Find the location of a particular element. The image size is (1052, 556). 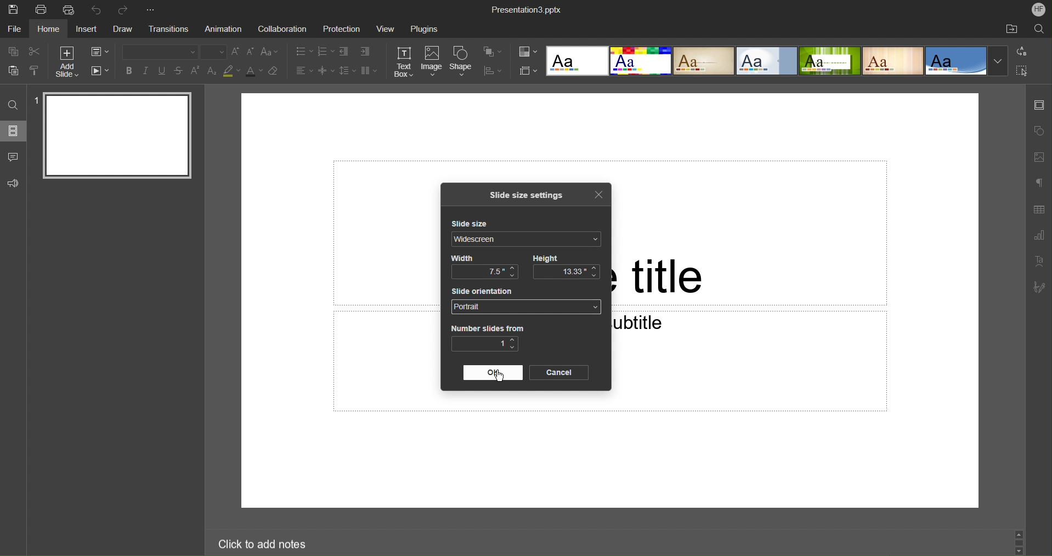

Account is located at coordinates (1039, 9).